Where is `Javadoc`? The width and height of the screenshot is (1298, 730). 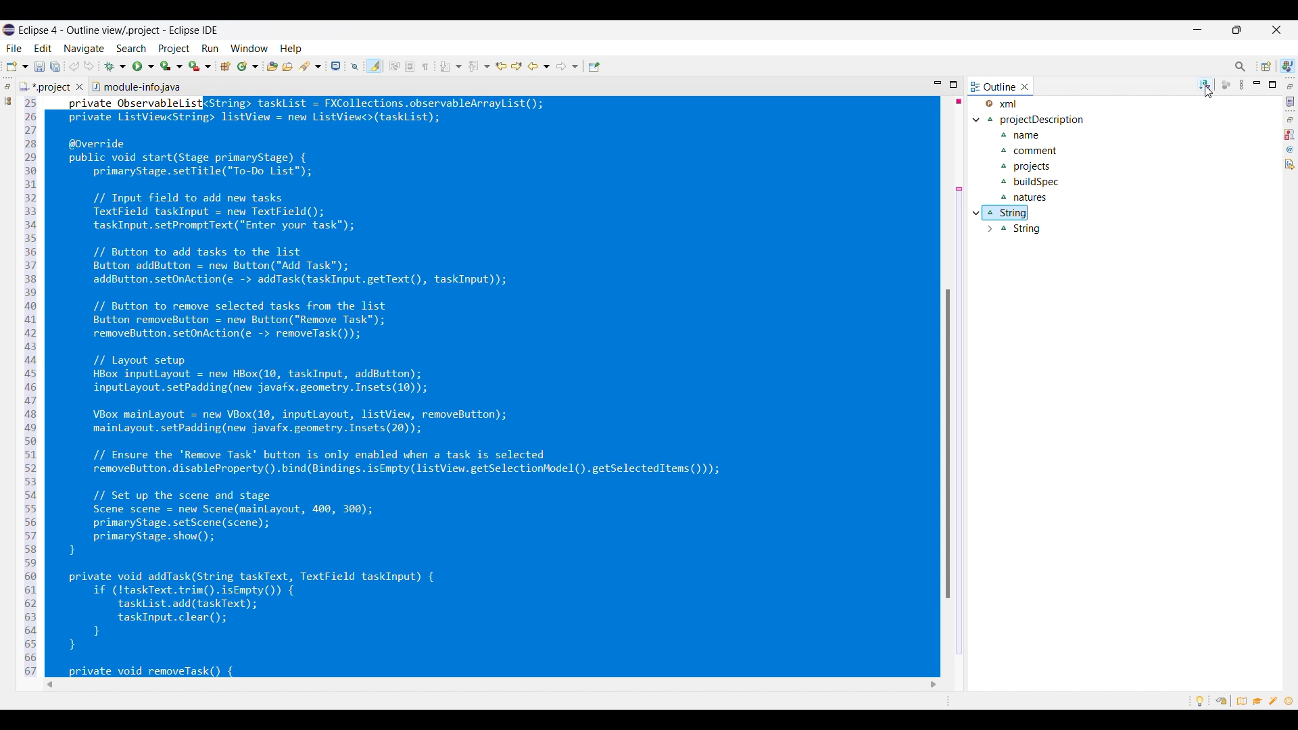
Javadoc is located at coordinates (1291, 149).